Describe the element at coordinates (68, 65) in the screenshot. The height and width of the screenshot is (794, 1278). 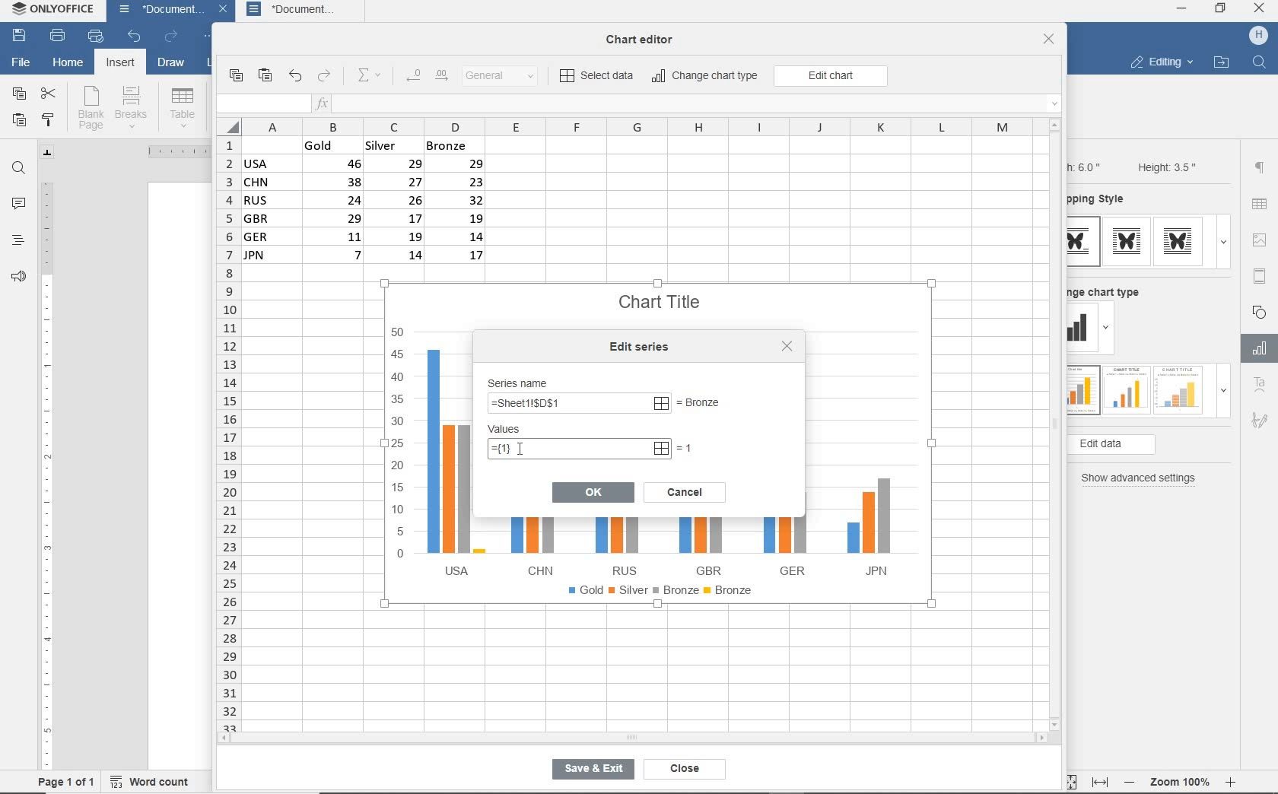
I see `home` at that location.